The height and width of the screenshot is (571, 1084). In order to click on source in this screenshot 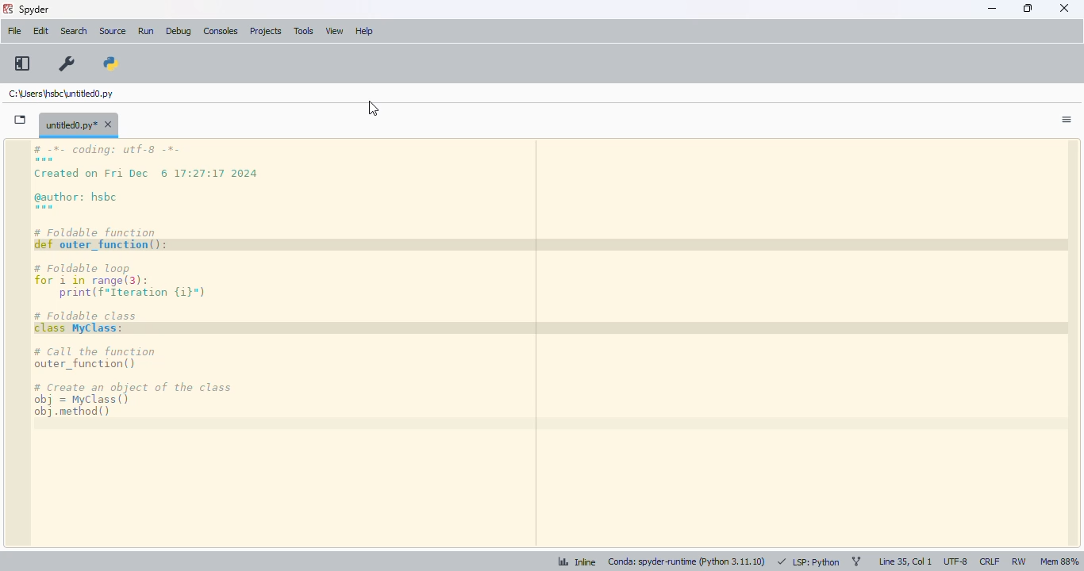, I will do `click(113, 32)`.